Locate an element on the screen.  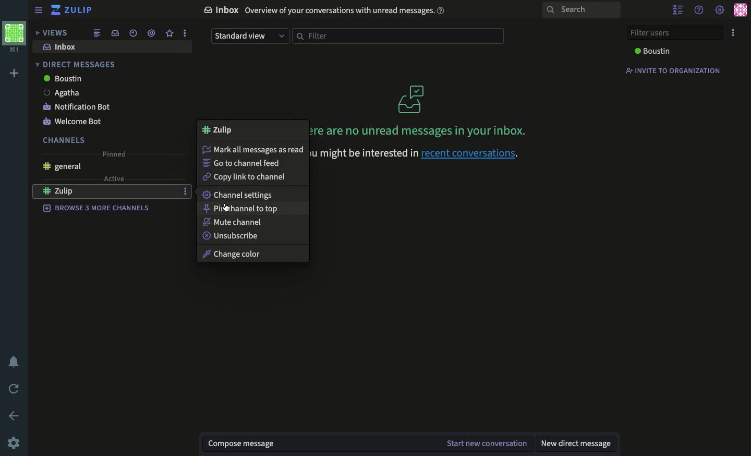
filter users is located at coordinates (676, 32).